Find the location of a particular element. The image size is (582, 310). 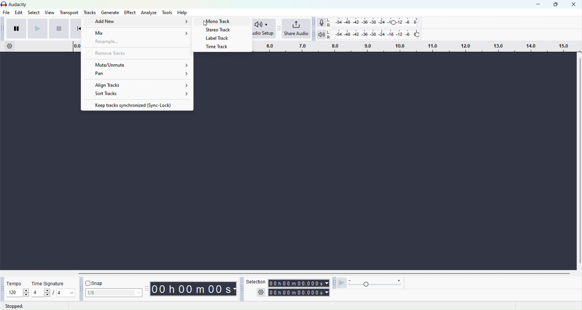

Timing of track is located at coordinates (299, 283).